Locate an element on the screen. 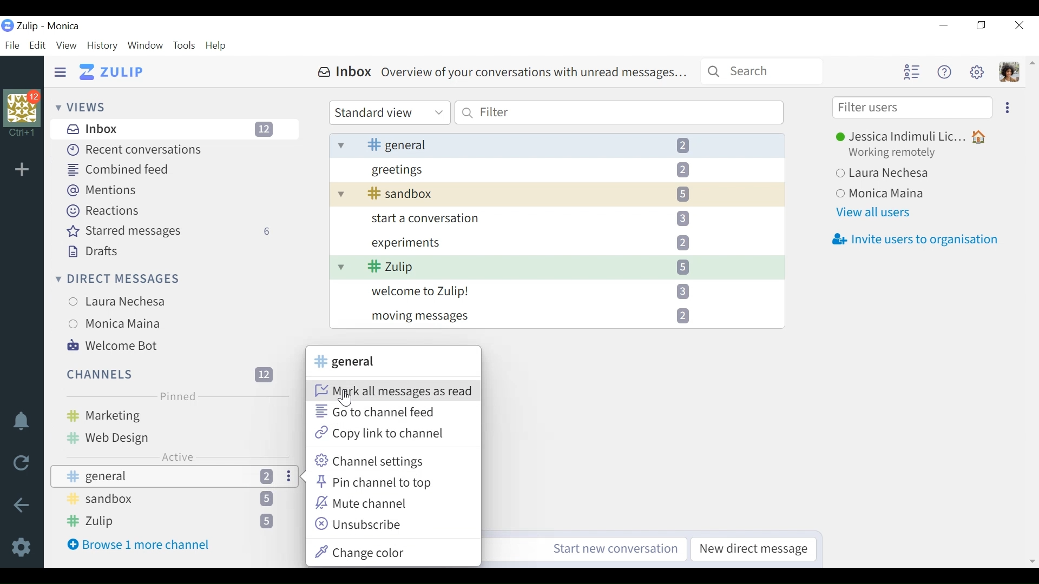  minimize is located at coordinates (943, 25).